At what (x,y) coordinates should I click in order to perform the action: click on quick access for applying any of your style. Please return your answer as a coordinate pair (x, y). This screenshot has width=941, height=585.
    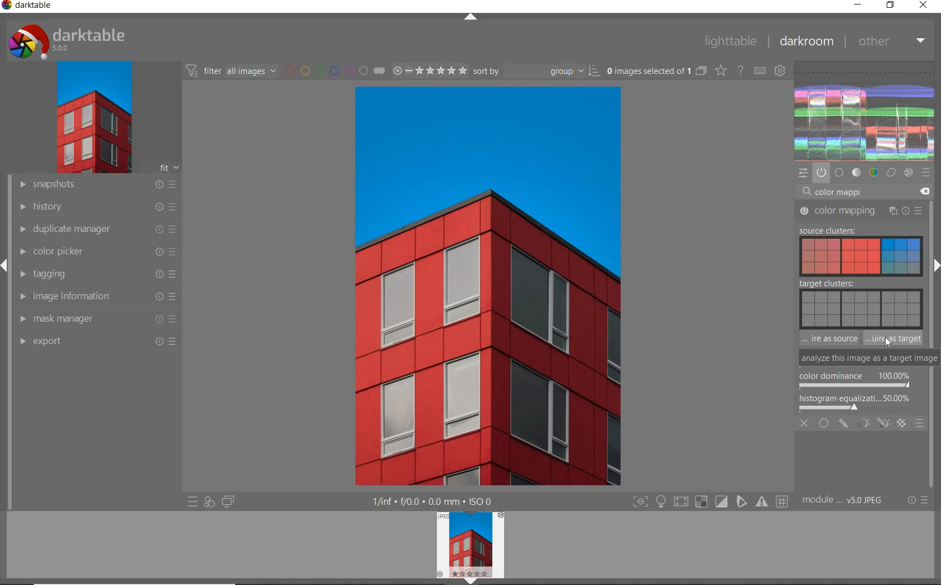
    Looking at the image, I should click on (209, 502).